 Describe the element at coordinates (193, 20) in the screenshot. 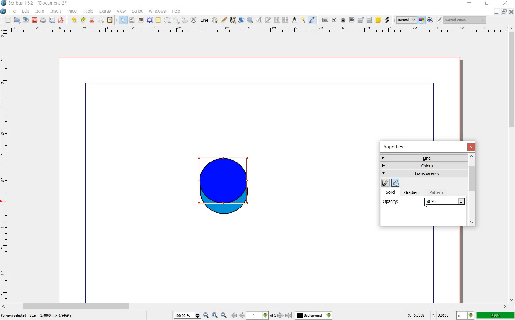

I see `spiral` at that location.